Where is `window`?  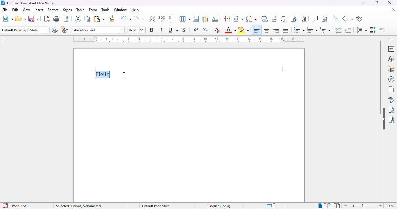 window is located at coordinates (121, 10).